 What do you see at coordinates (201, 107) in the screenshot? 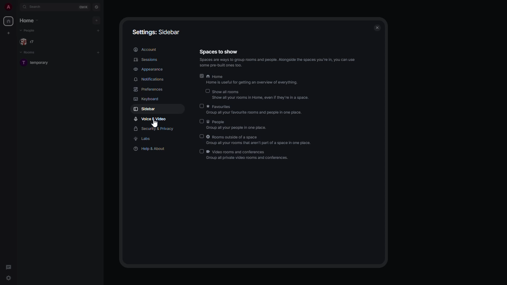
I see `disabled` at bounding box center [201, 107].